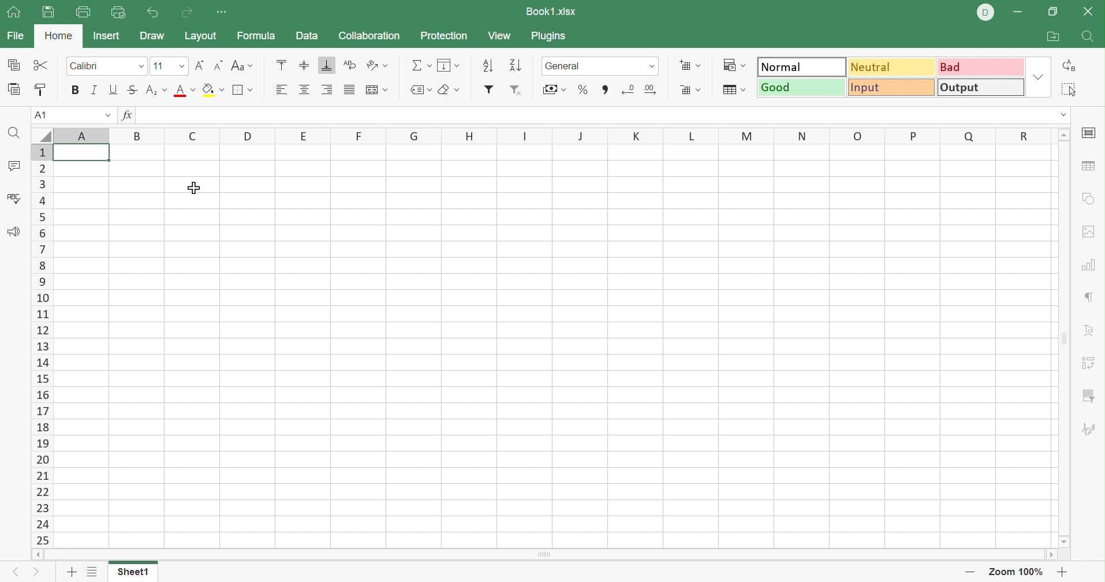  I want to click on Strikethrough, so click(132, 90).